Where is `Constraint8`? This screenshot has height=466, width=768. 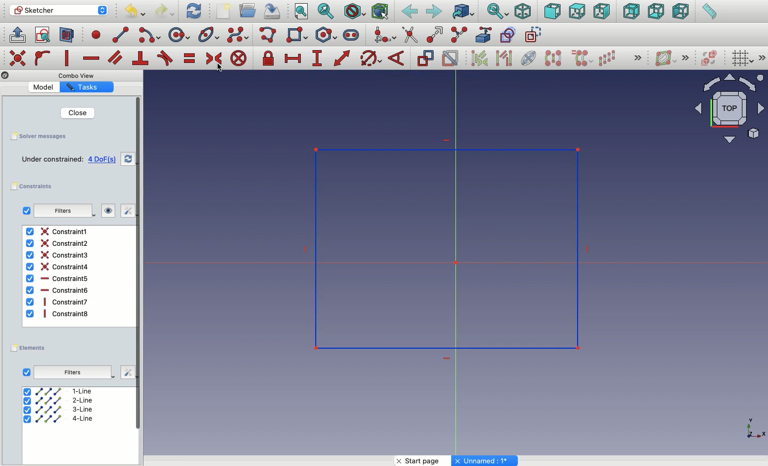 Constraint8 is located at coordinates (58, 314).